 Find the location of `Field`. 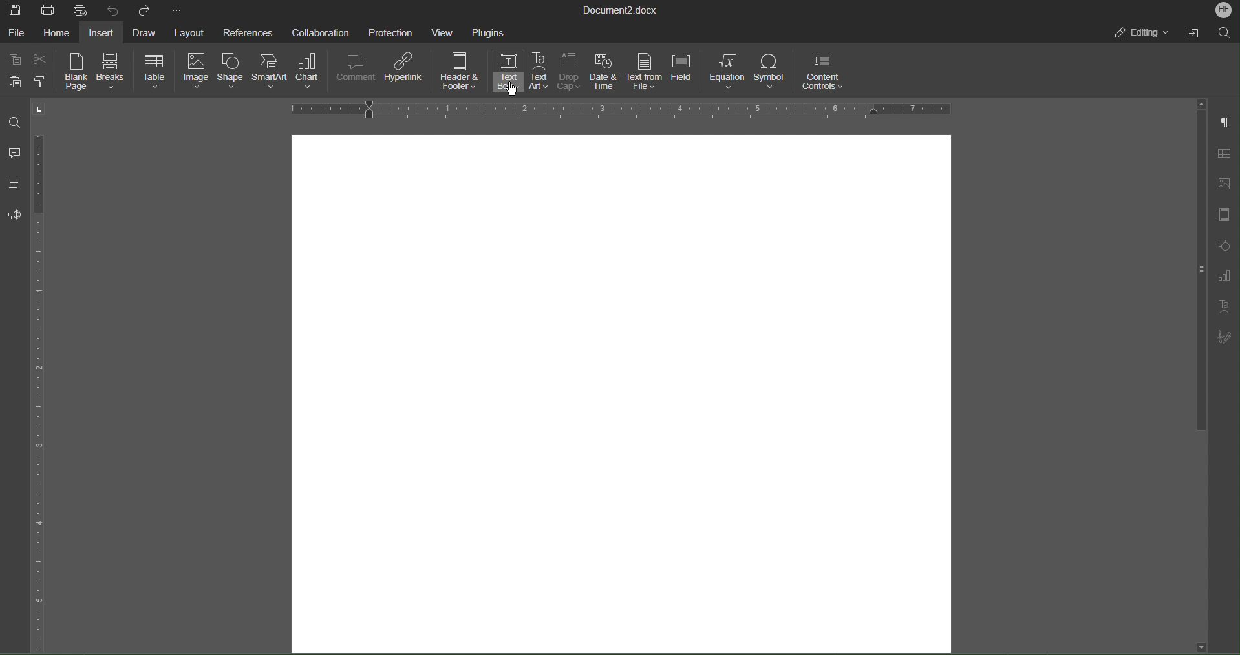

Field is located at coordinates (683, 72).